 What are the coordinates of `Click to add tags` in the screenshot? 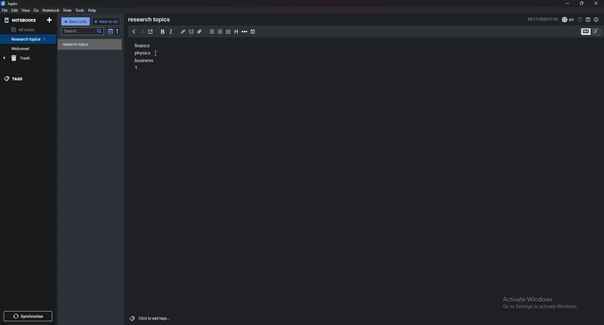 It's located at (148, 318).